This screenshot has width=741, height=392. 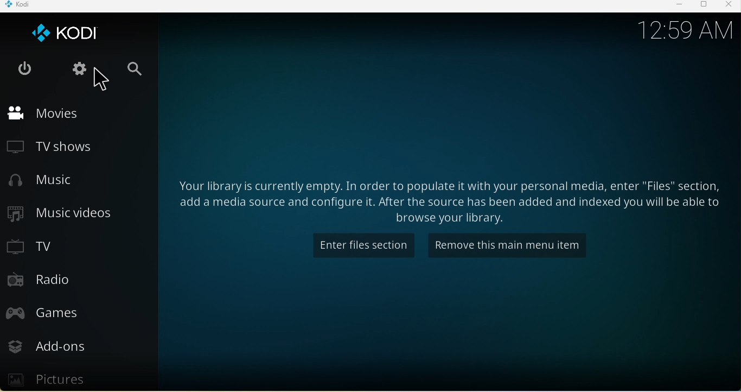 I want to click on Movies, so click(x=44, y=112).